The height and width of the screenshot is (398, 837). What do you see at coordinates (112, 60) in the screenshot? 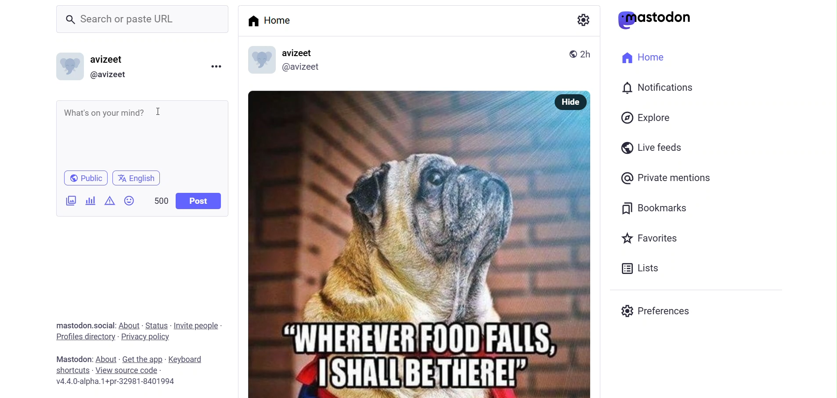
I see `name` at bounding box center [112, 60].